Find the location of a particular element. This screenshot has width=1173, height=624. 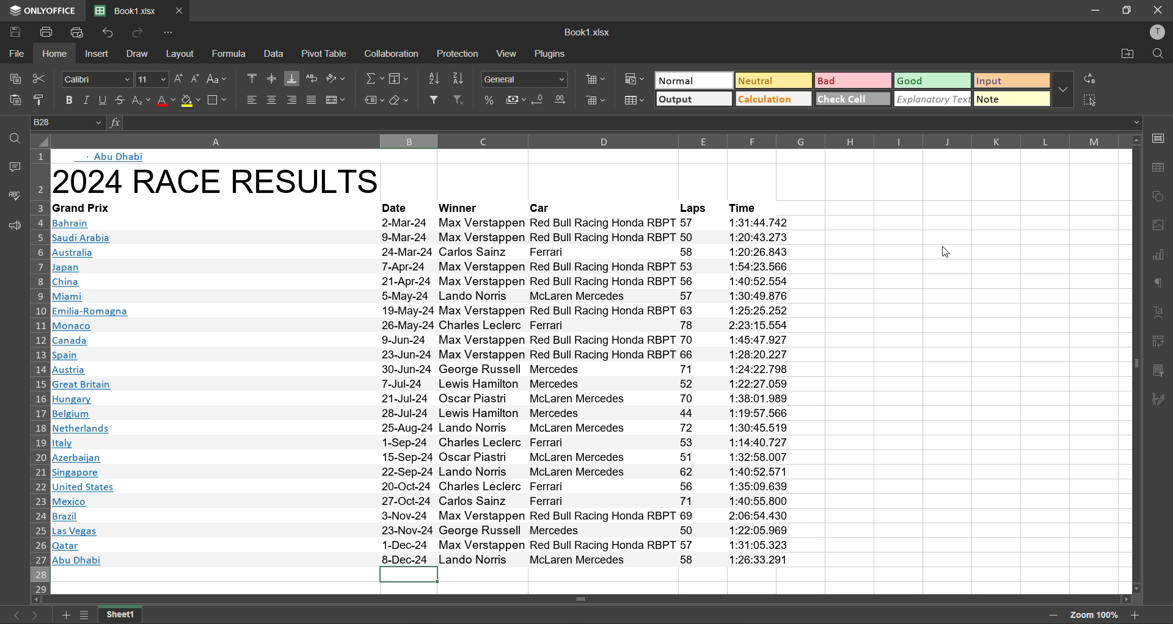

ill Belgium 28-Jul-24 Lewis Hamilton Mercedes 44 1:19:57.566 is located at coordinates (422, 413).